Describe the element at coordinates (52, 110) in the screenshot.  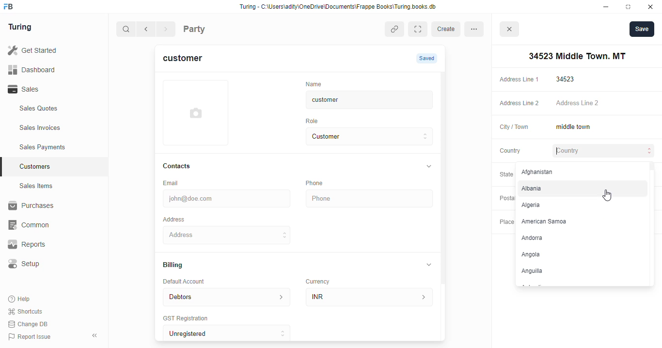
I see `Sales Quotes` at that location.